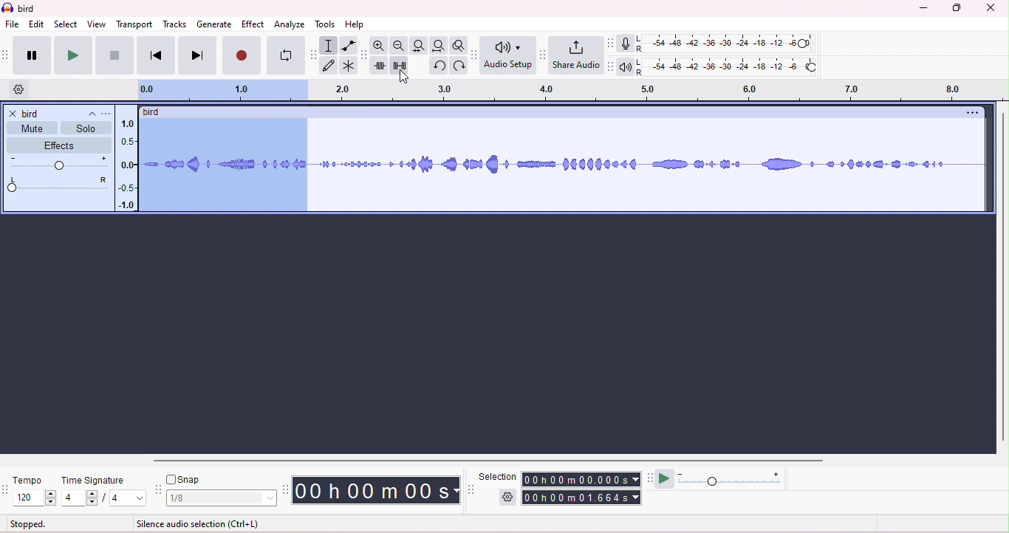 This screenshot has width=1009, height=533. I want to click on selection tool, so click(473, 489).